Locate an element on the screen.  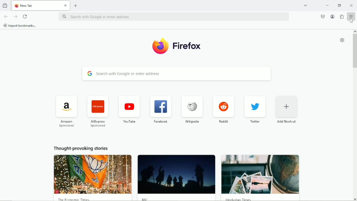
Logo is located at coordinates (159, 45).